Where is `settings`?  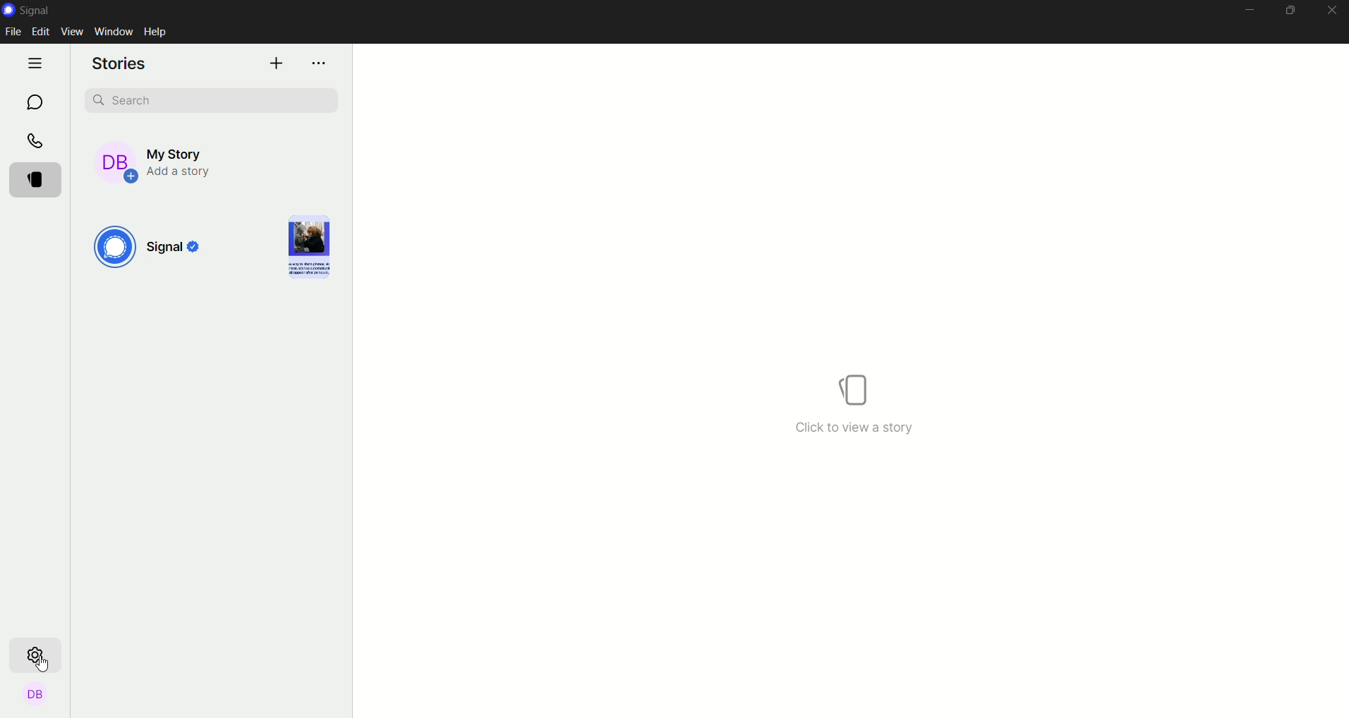 settings is located at coordinates (38, 654).